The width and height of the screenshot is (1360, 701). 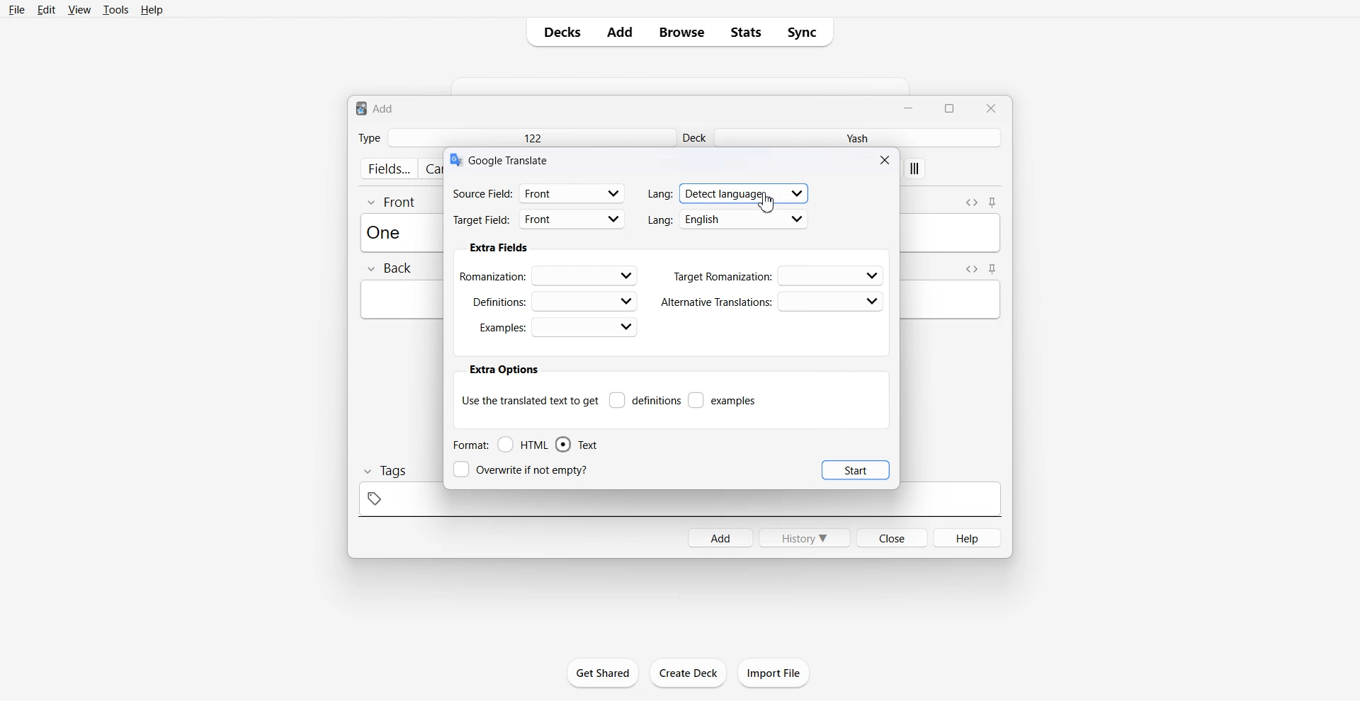 I want to click on logo, so click(x=455, y=160).